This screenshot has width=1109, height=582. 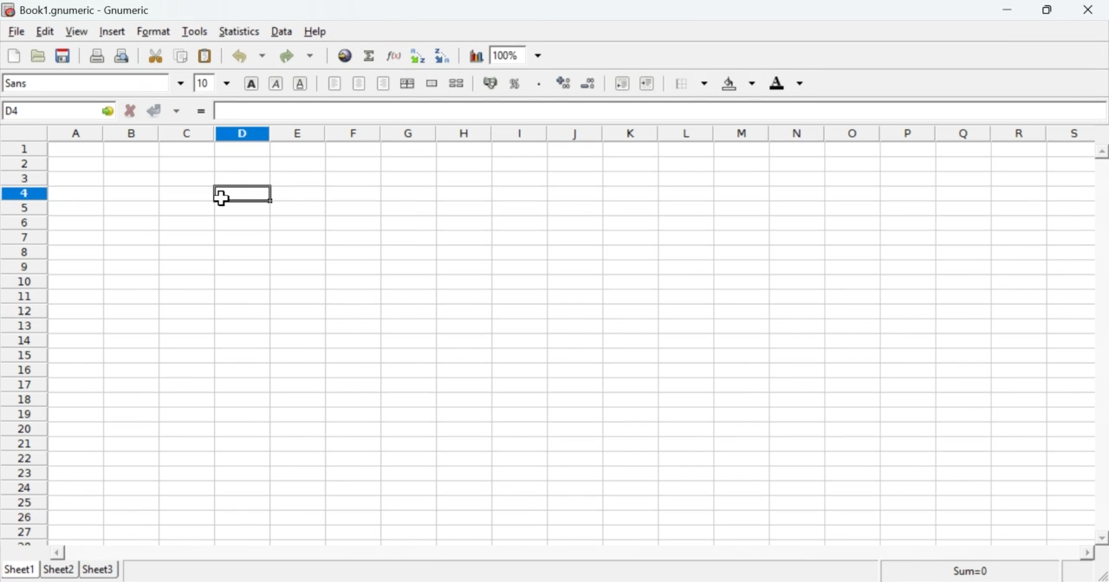 I want to click on Cut, so click(x=156, y=56).